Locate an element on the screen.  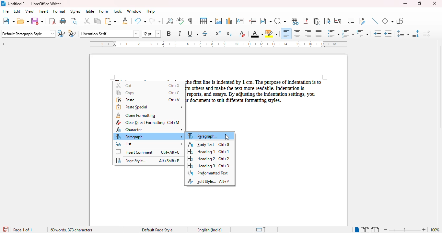
page 1 of 1 is located at coordinates (23, 230).